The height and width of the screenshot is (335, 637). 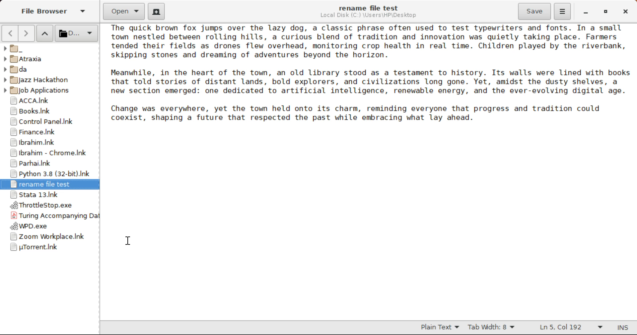 What do you see at coordinates (491, 328) in the screenshot?
I see `Tab Width ` at bounding box center [491, 328].